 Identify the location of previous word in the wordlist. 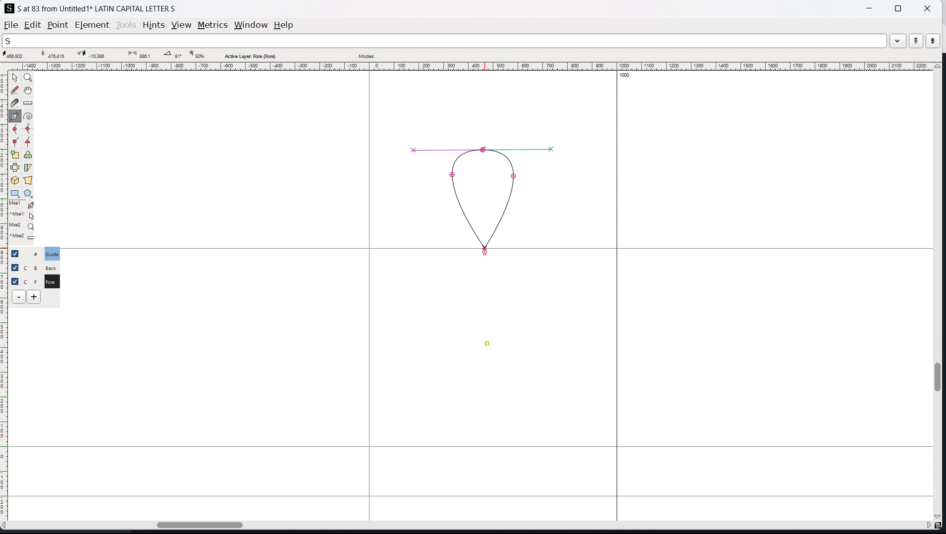
(916, 41).